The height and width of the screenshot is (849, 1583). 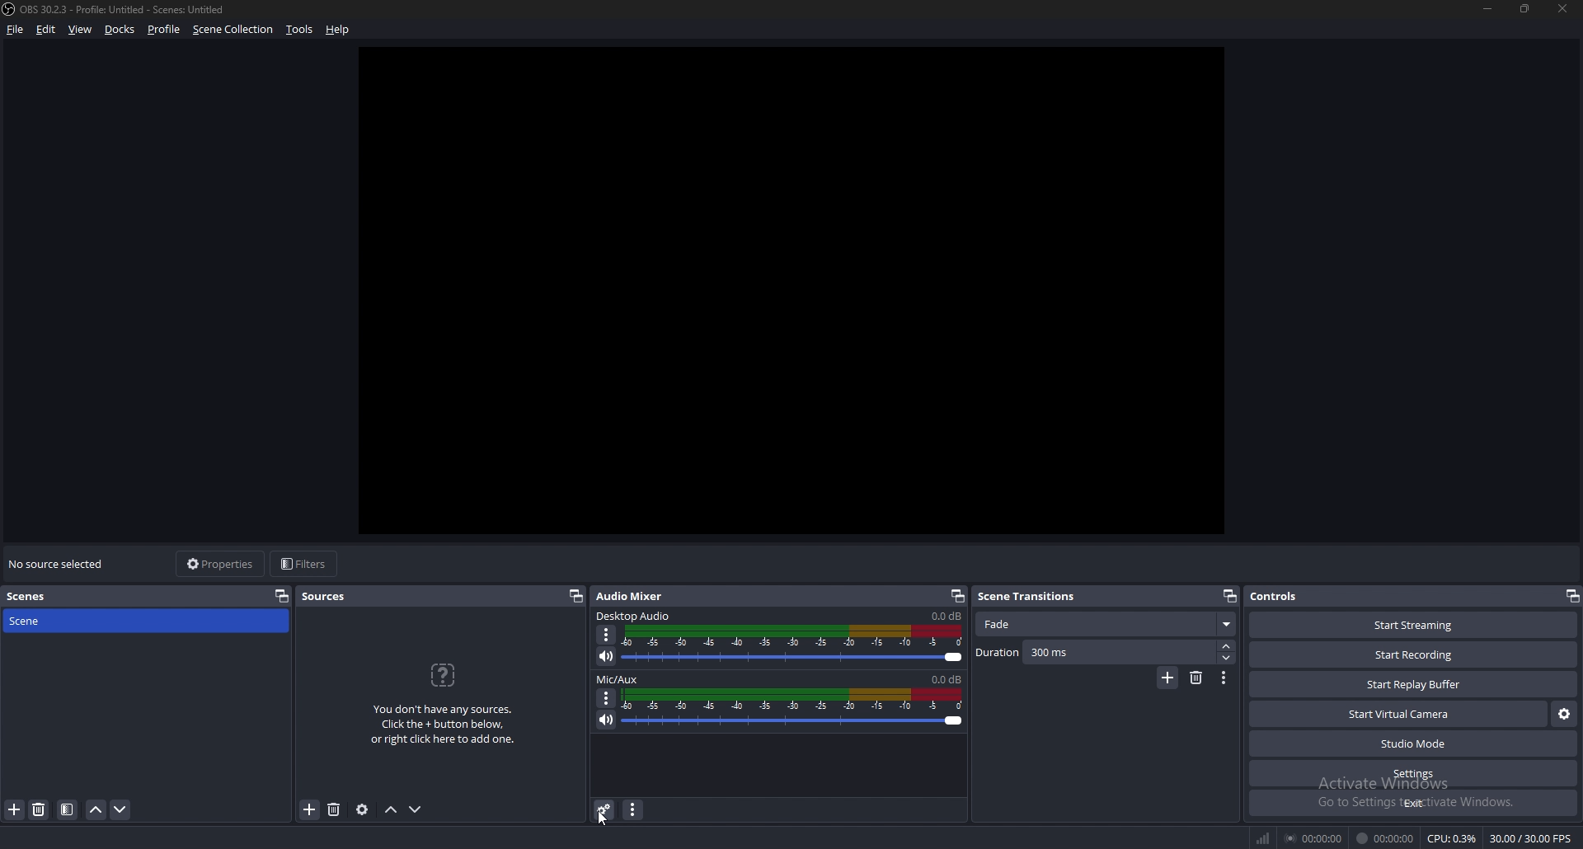 I want to click on start virtual camera, so click(x=1399, y=715).